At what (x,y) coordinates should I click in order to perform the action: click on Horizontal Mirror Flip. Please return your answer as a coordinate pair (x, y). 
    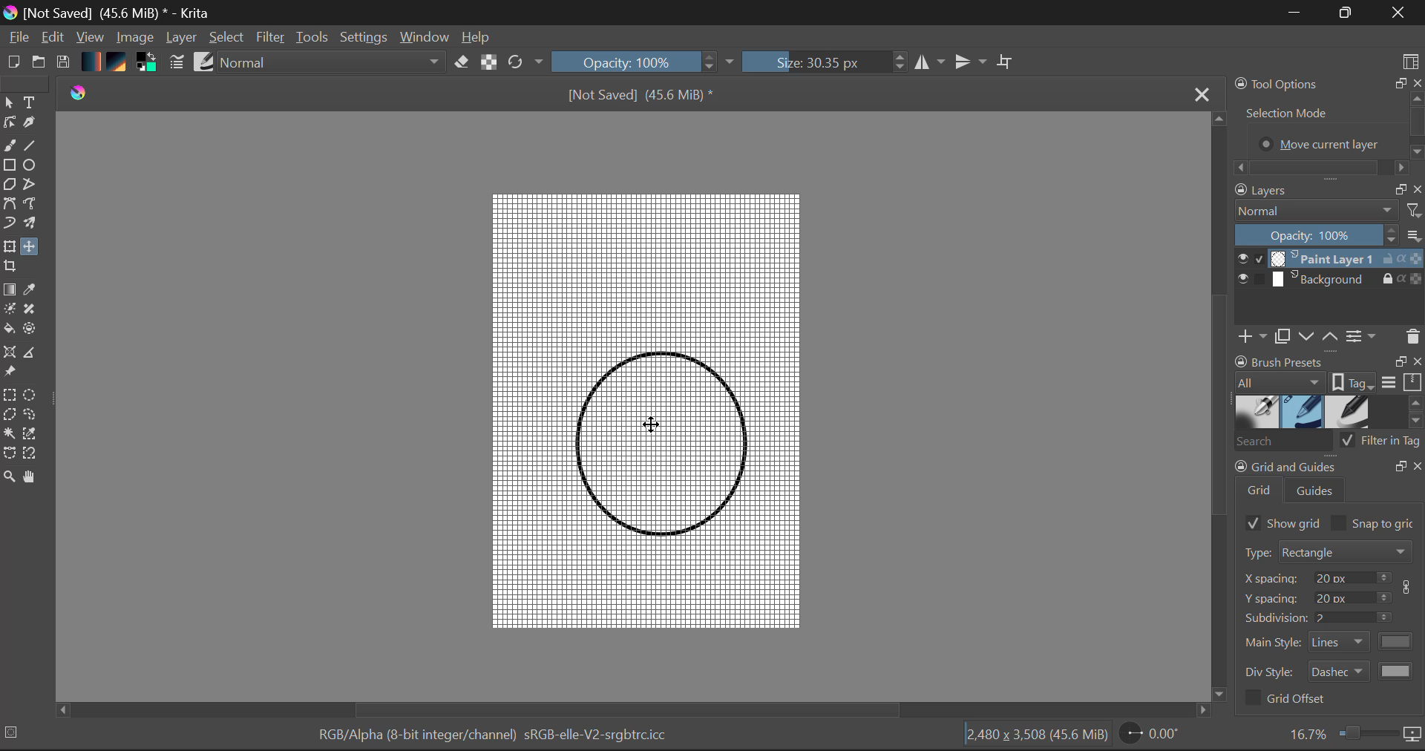
    Looking at the image, I should click on (972, 62).